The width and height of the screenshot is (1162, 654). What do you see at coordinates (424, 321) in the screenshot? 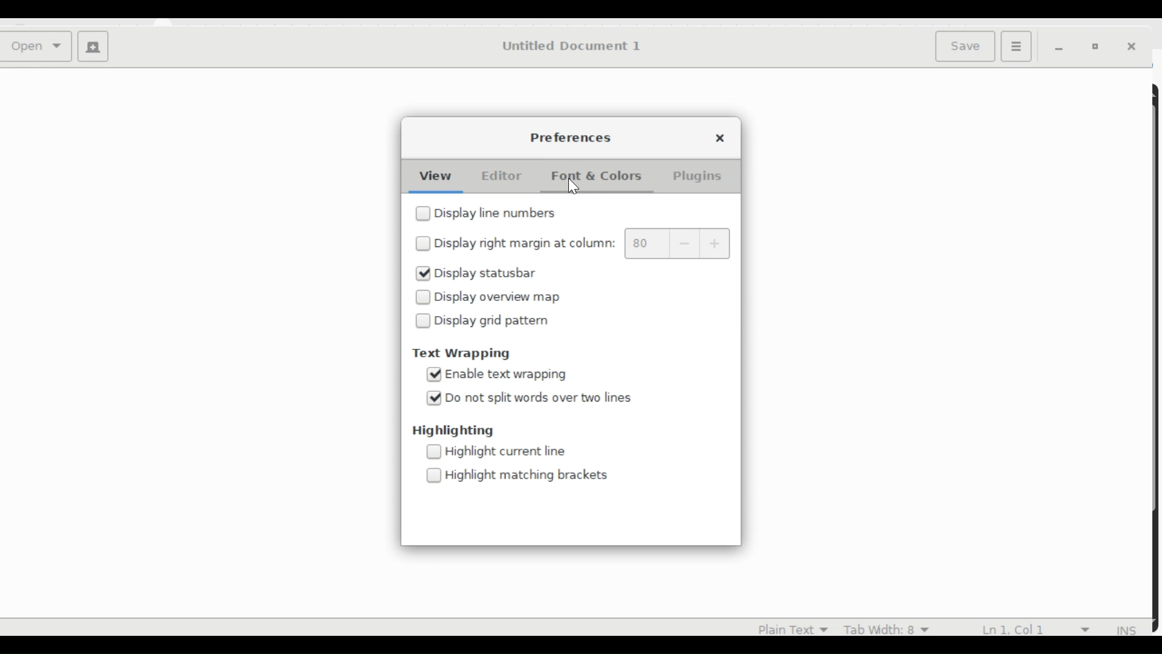
I see `checkbox` at bounding box center [424, 321].